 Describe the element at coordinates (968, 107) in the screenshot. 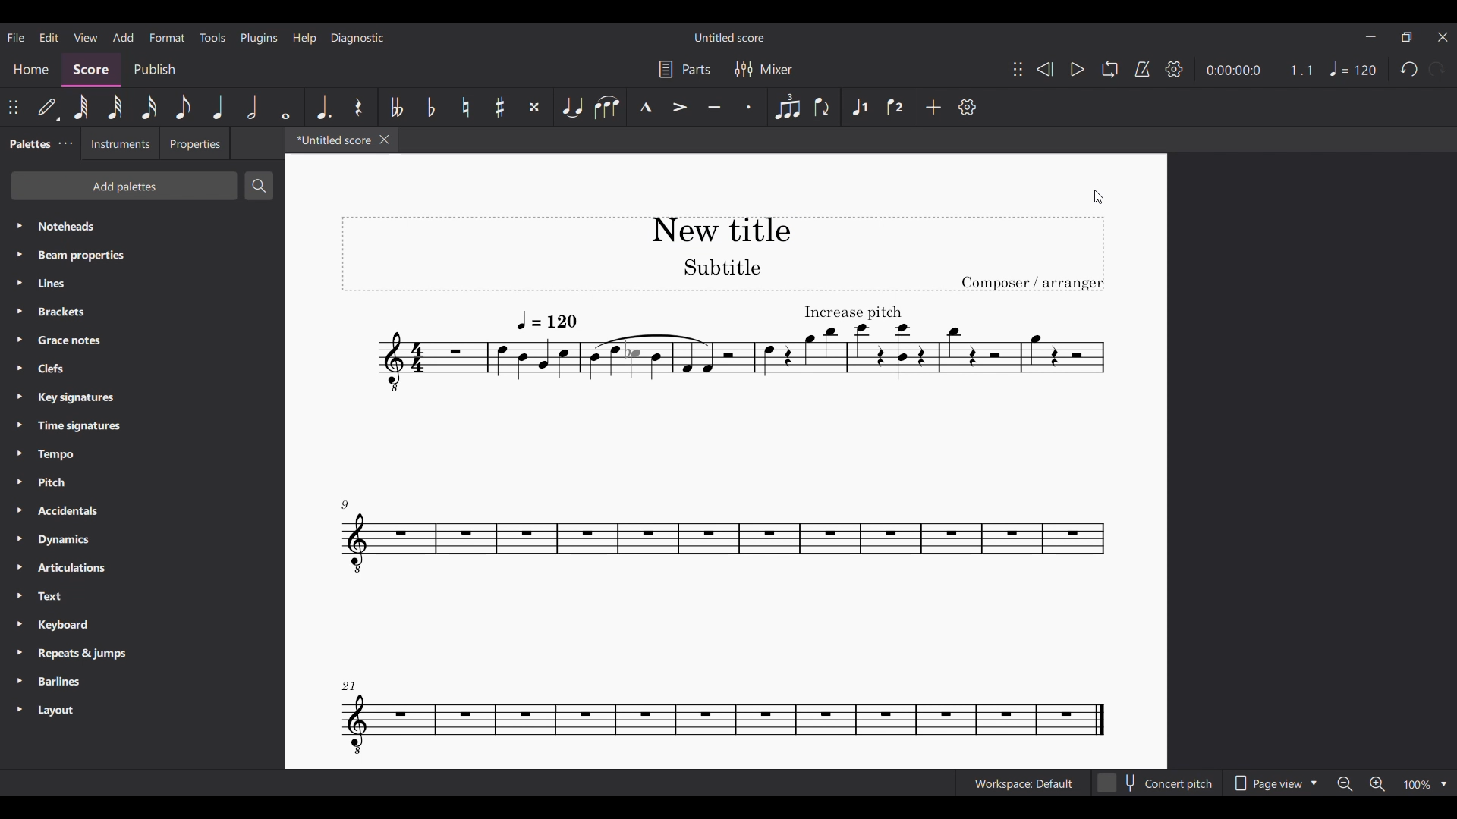

I see `Settings` at that location.